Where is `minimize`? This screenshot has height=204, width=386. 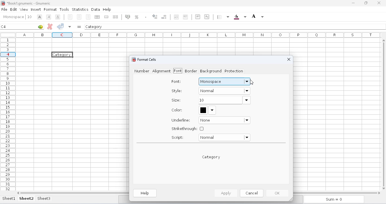
minimize is located at coordinates (353, 3).